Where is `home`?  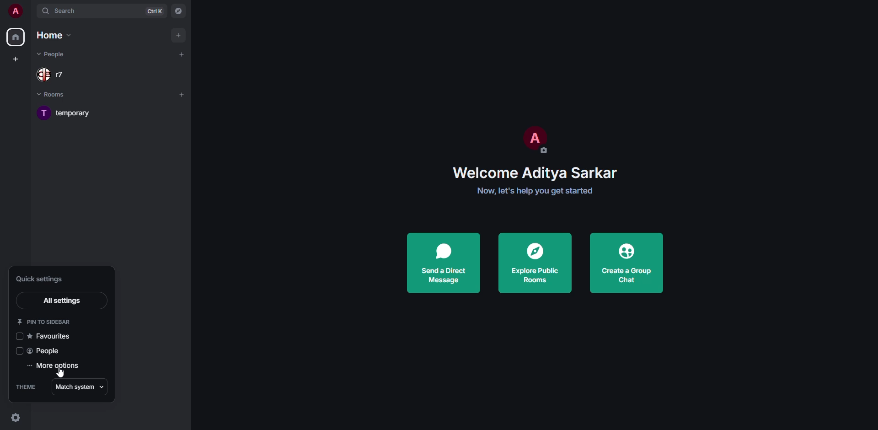 home is located at coordinates (56, 36).